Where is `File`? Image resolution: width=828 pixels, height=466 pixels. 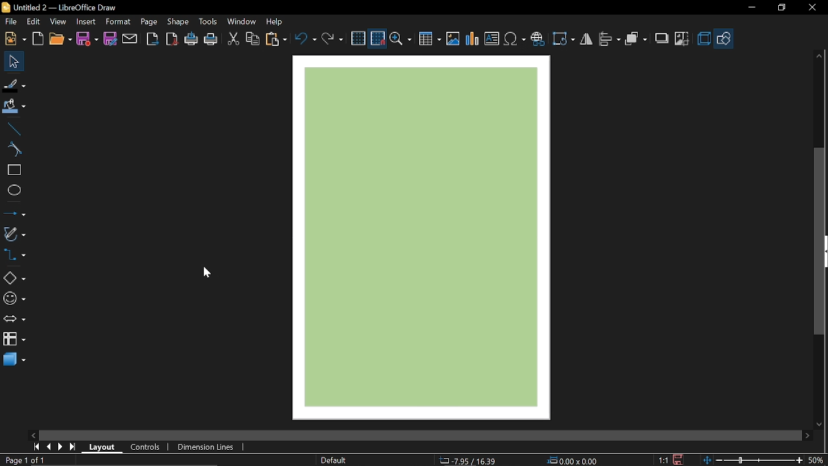
File is located at coordinates (12, 21).